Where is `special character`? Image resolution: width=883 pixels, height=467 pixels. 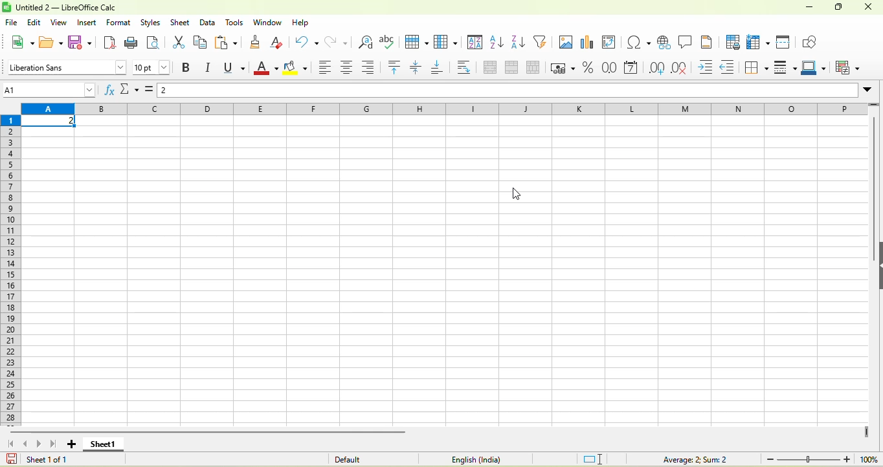
special character is located at coordinates (638, 42).